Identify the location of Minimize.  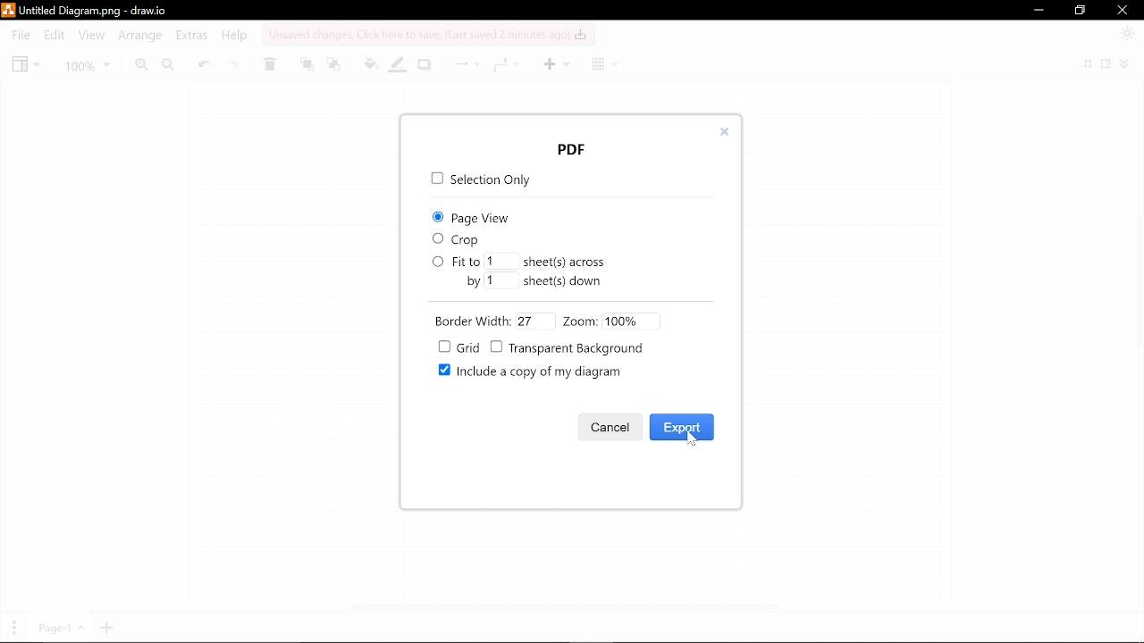
(1039, 11).